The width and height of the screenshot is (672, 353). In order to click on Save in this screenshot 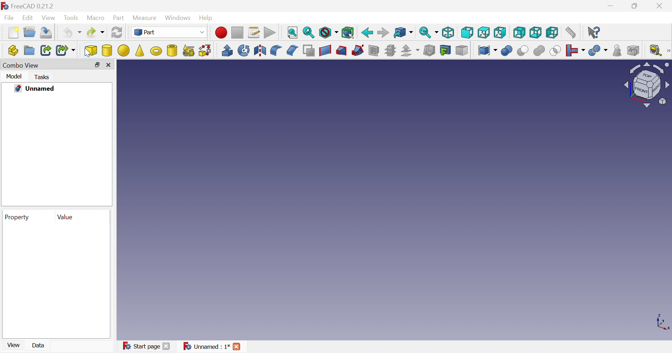, I will do `click(46, 32)`.